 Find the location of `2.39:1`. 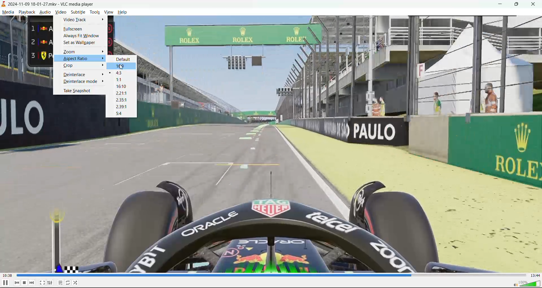

2.39:1 is located at coordinates (122, 107).